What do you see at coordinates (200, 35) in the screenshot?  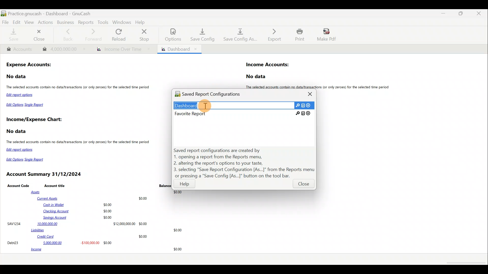 I see `Save config` at bounding box center [200, 35].